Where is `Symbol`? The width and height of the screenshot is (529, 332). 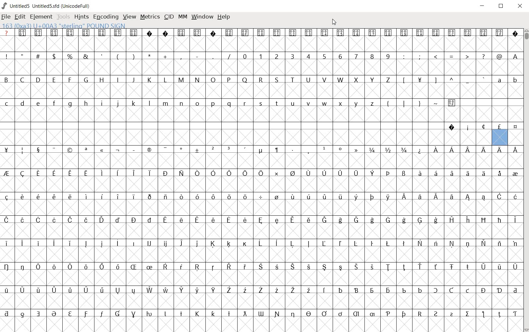
Symbol is located at coordinates (500, 290).